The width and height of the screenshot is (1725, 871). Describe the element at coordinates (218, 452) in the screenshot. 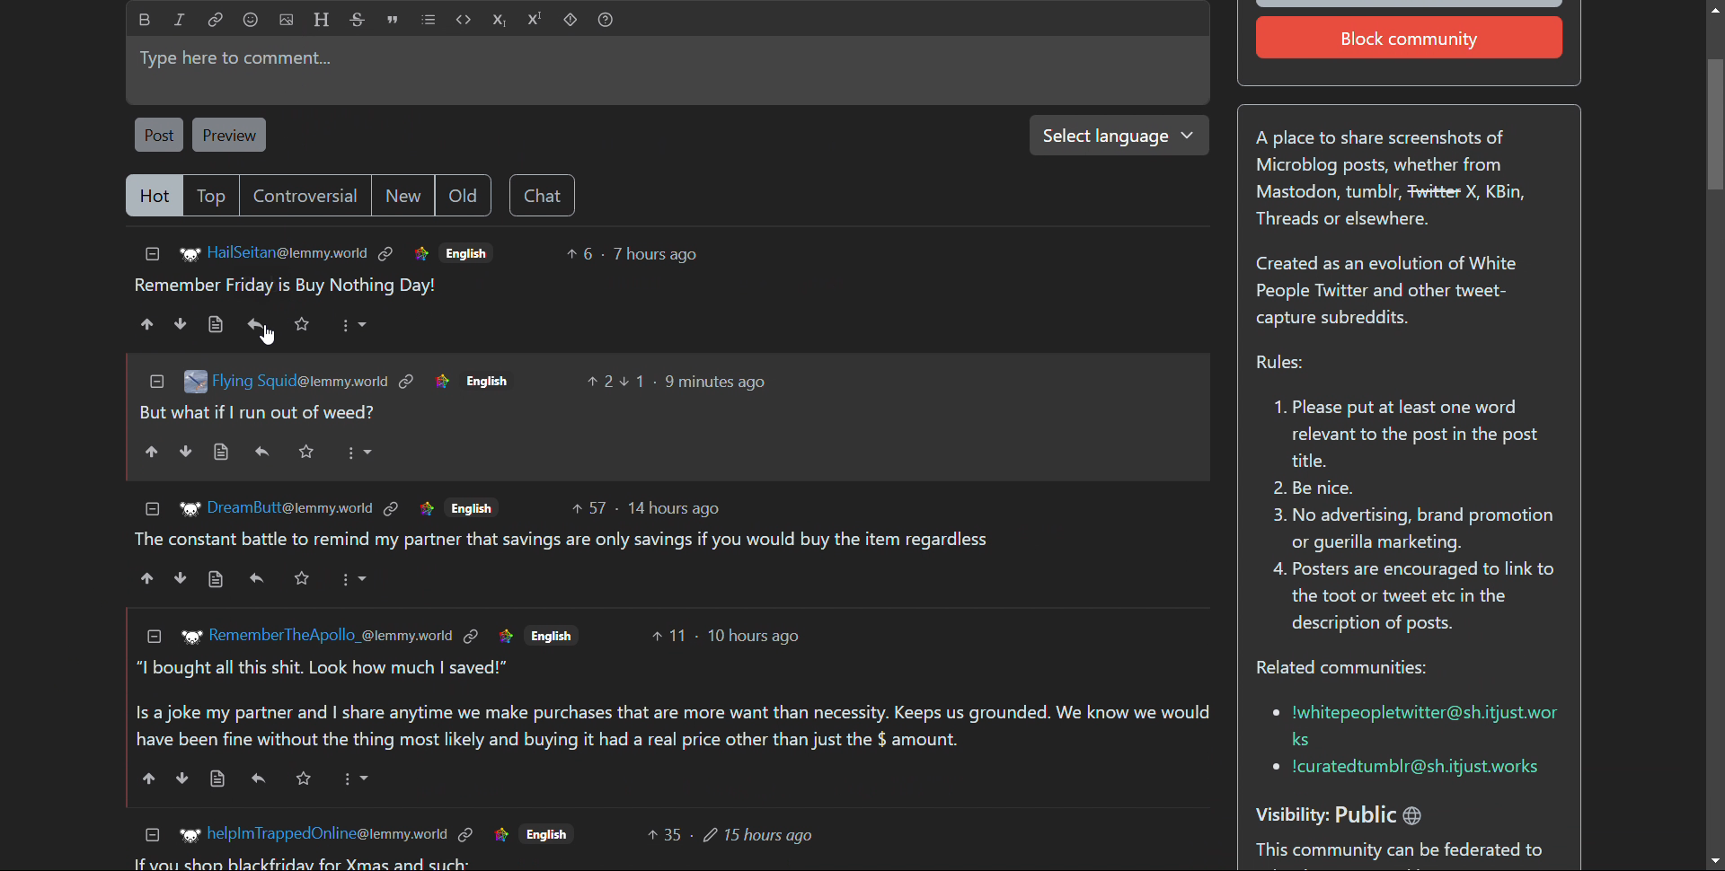

I see `view source` at that location.